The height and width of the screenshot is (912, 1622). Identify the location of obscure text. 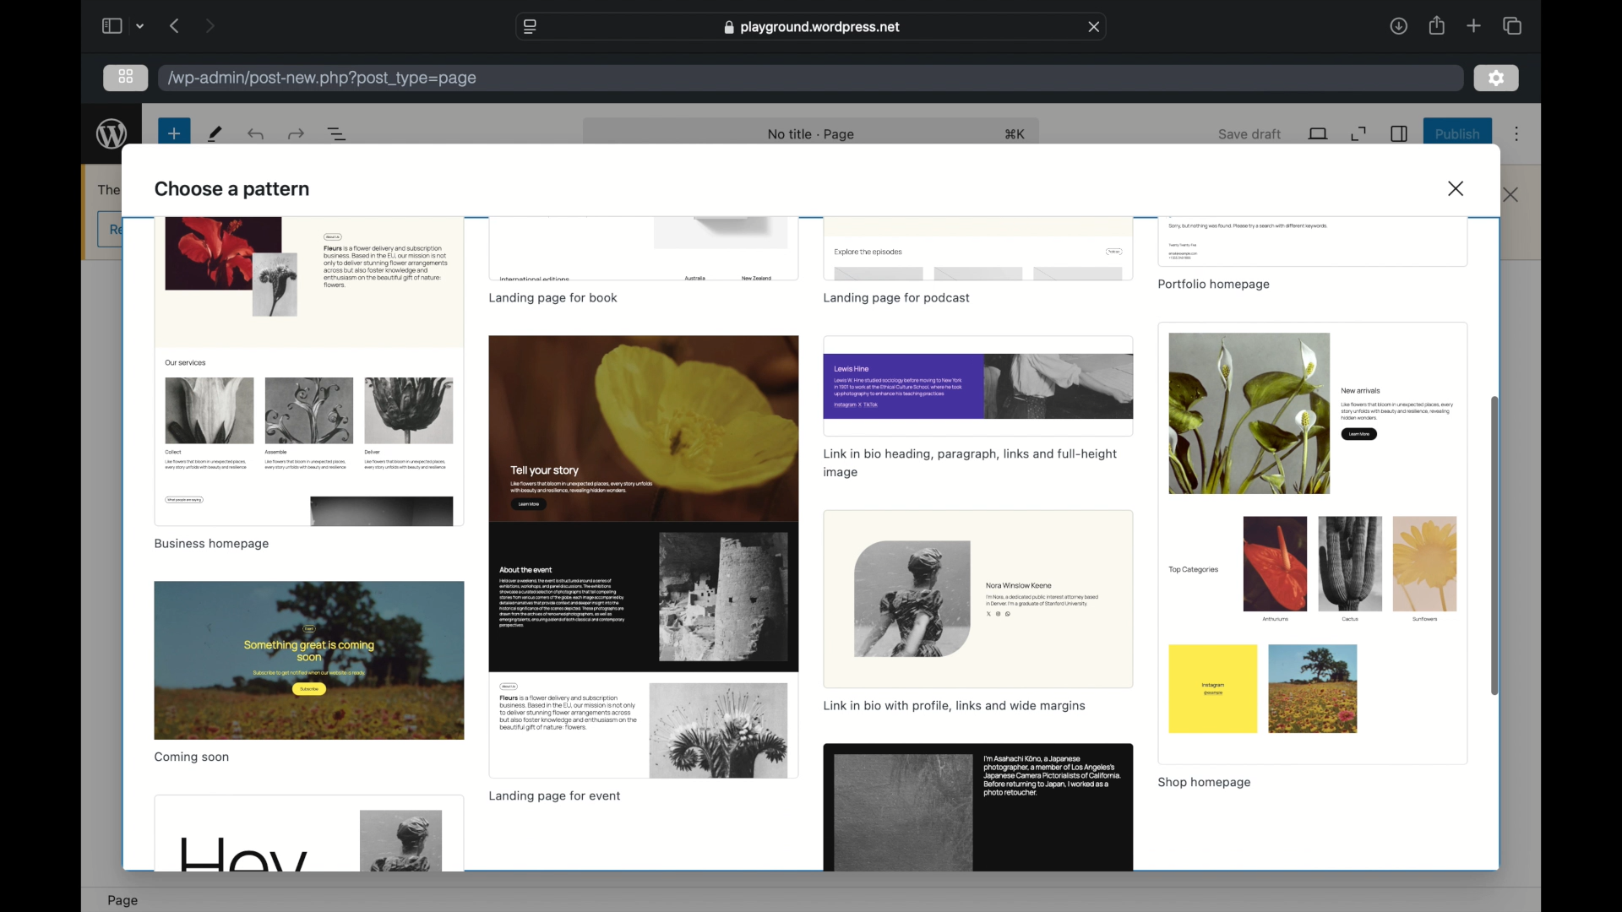
(111, 189).